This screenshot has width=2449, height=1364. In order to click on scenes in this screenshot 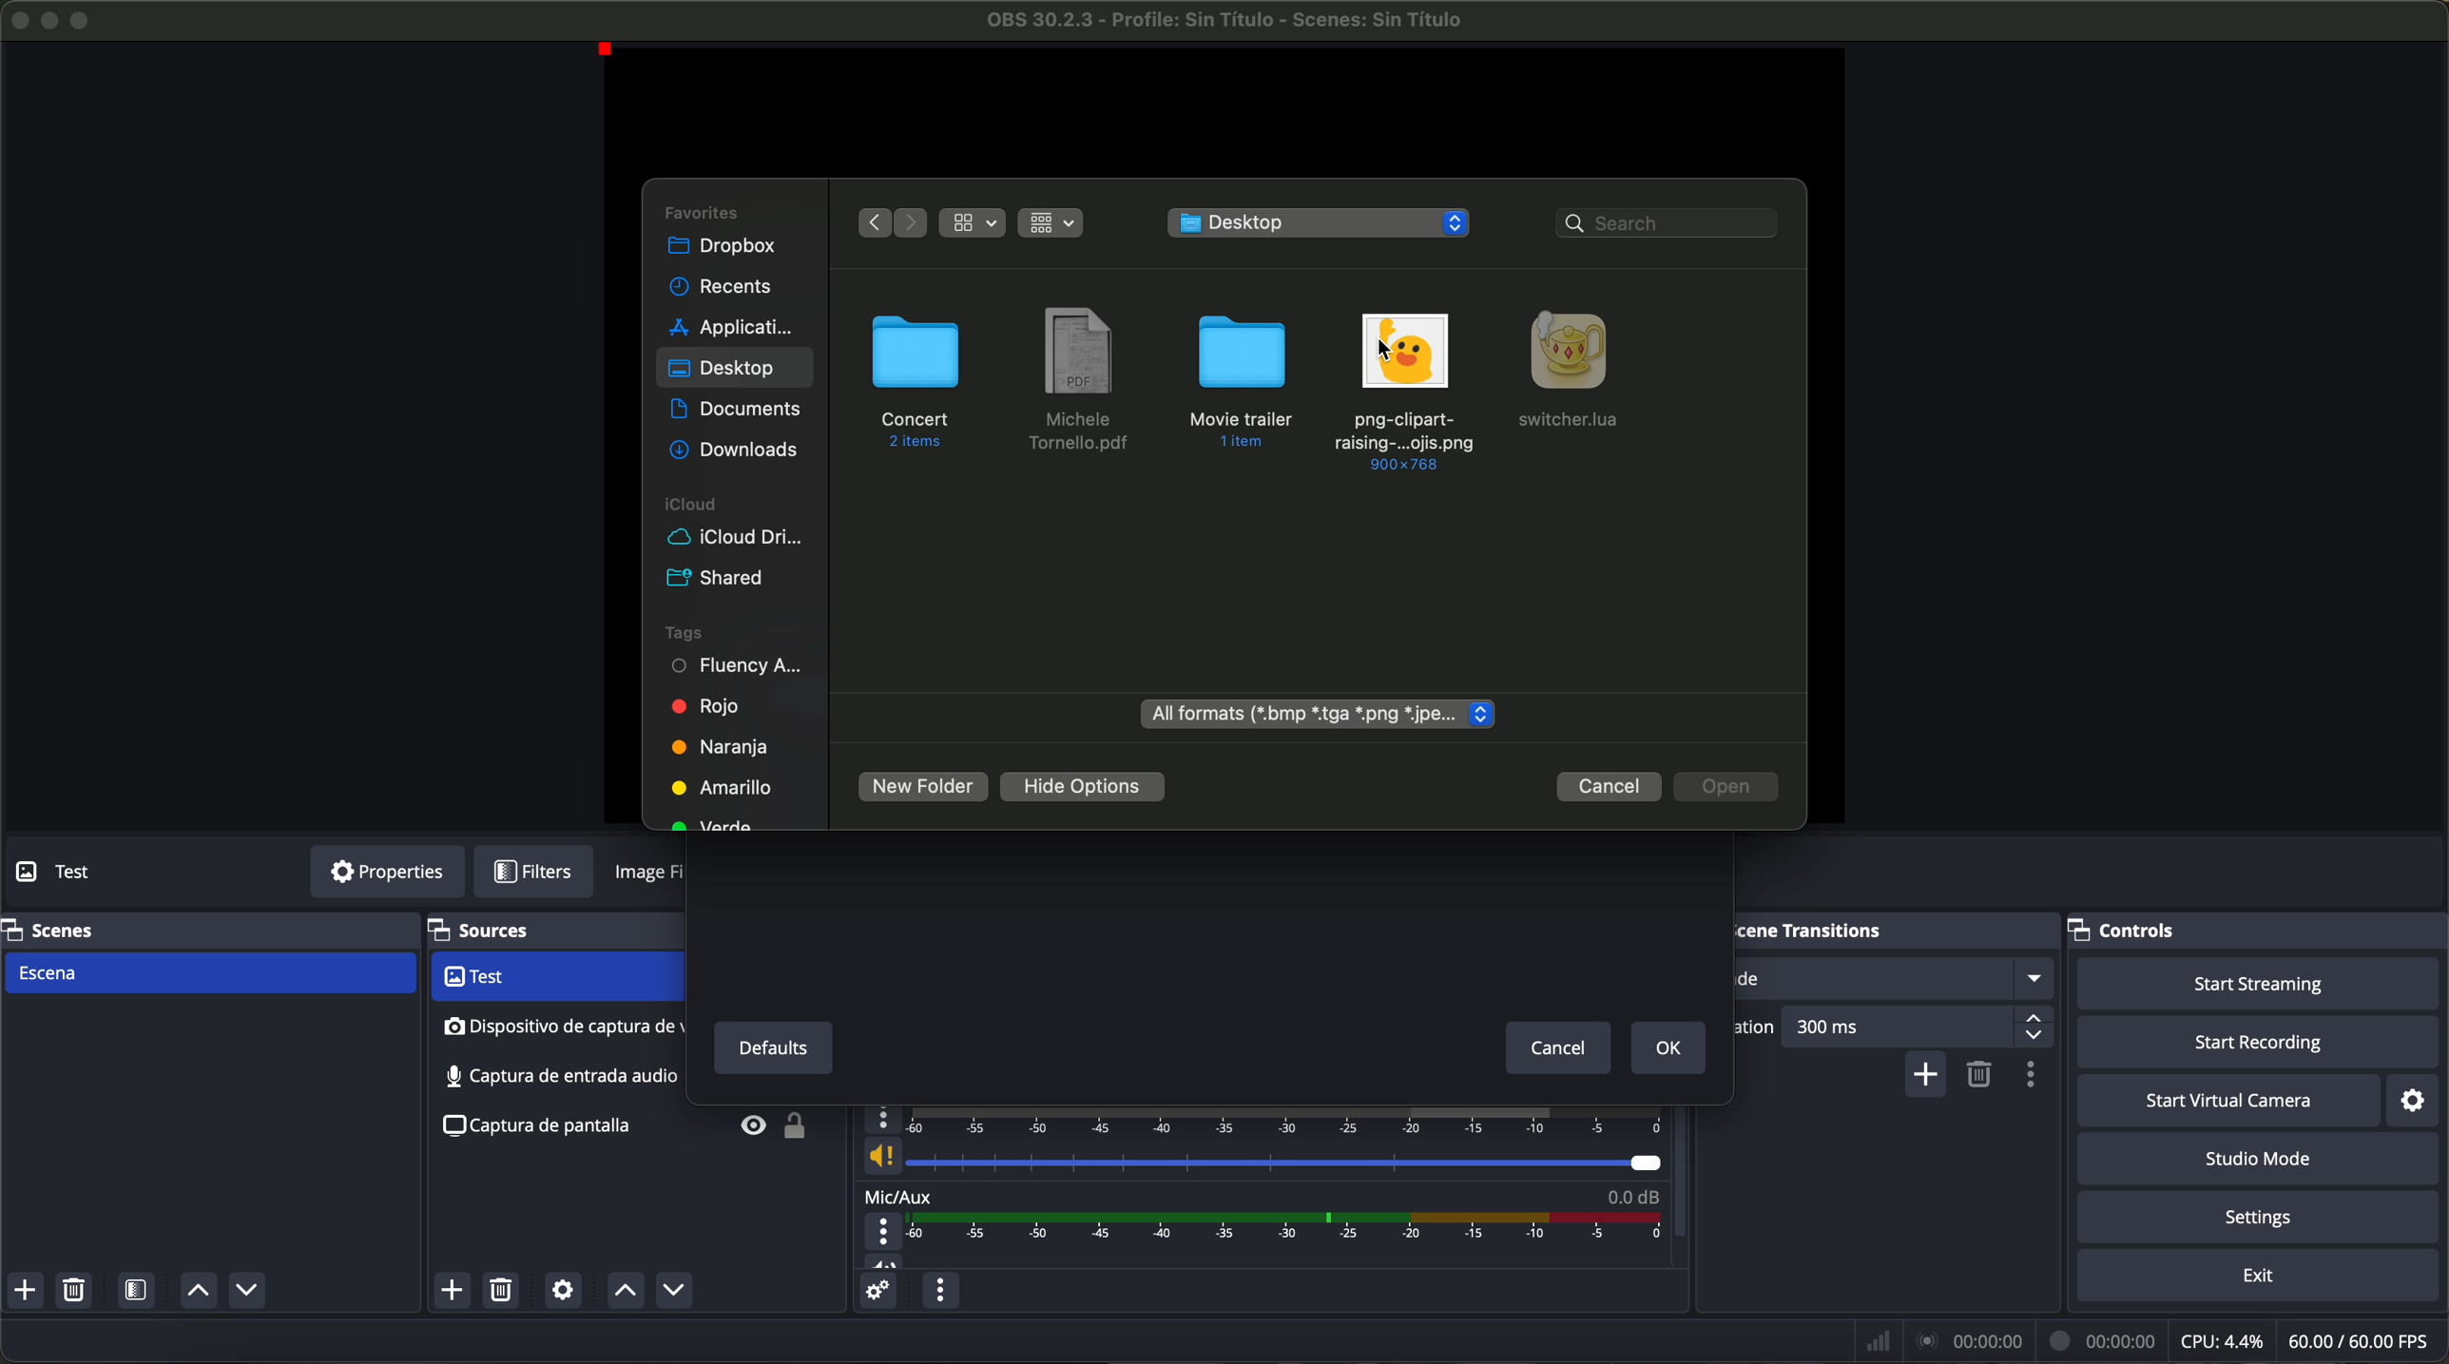, I will do `click(52, 929)`.